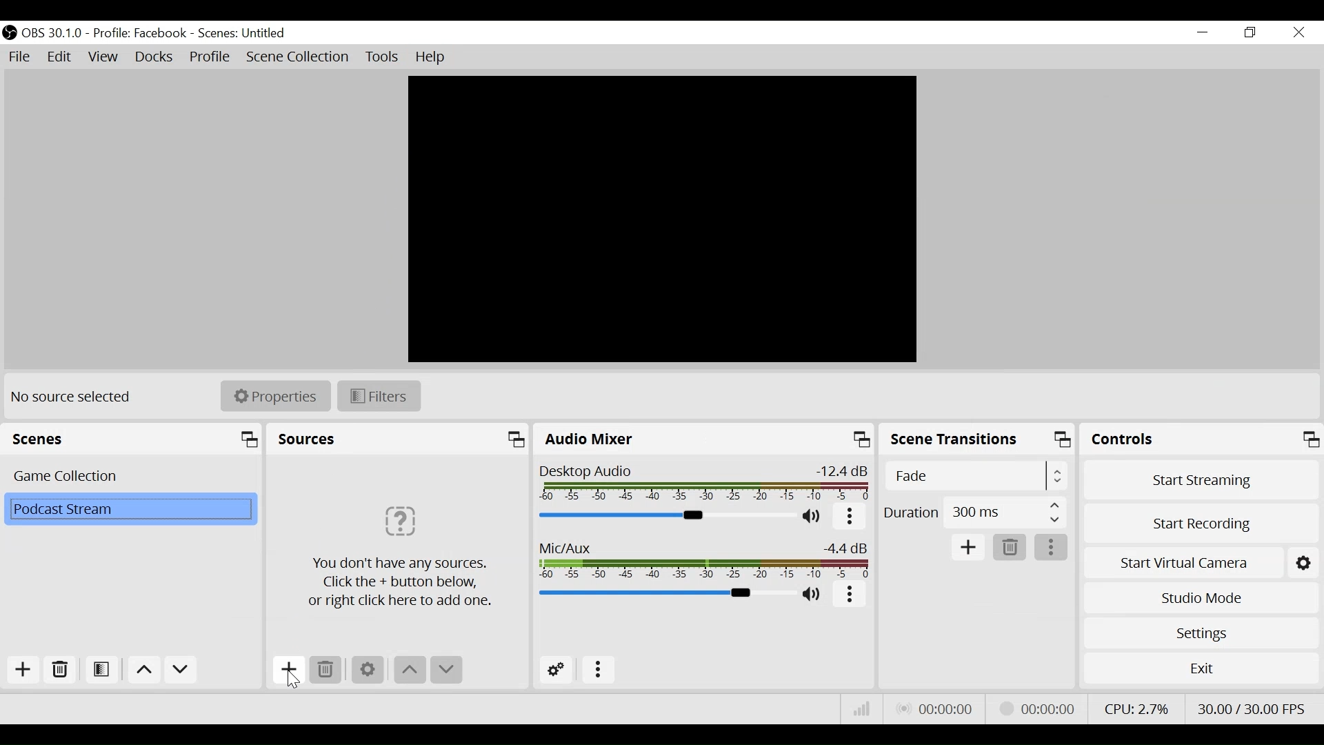  Describe the element at coordinates (412, 670) in the screenshot. I see `move up` at that location.